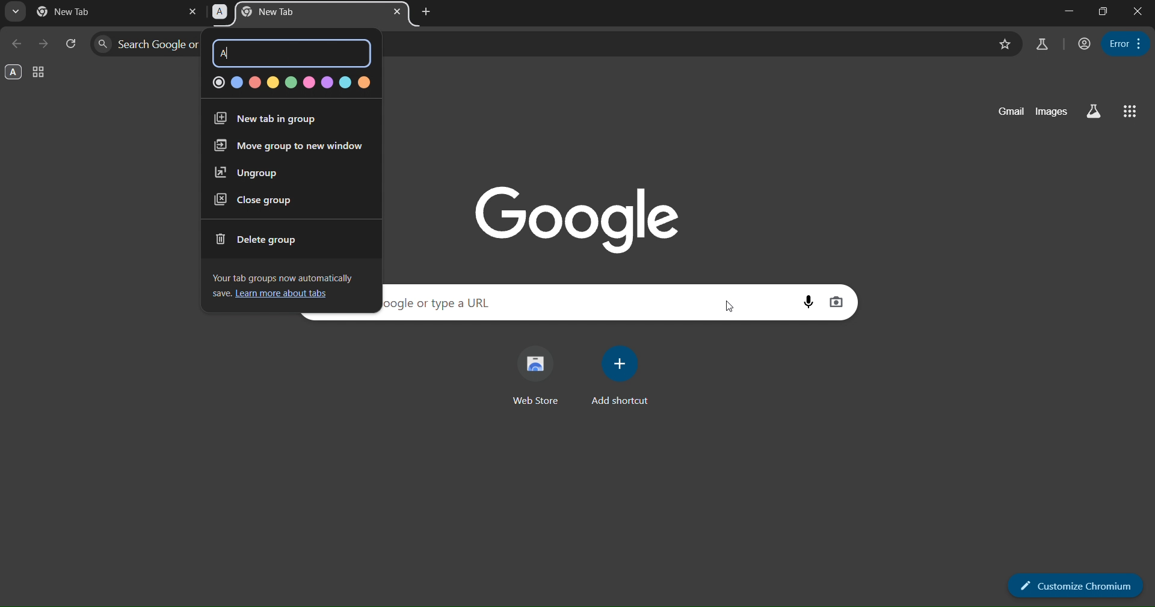  What do you see at coordinates (286, 11) in the screenshot?
I see `A - new tab` at bounding box center [286, 11].